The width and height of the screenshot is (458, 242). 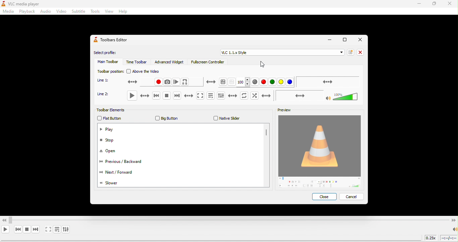 What do you see at coordinates (181, 96) in the screenshot?
I see `next media` at bounding box center [181, 96].